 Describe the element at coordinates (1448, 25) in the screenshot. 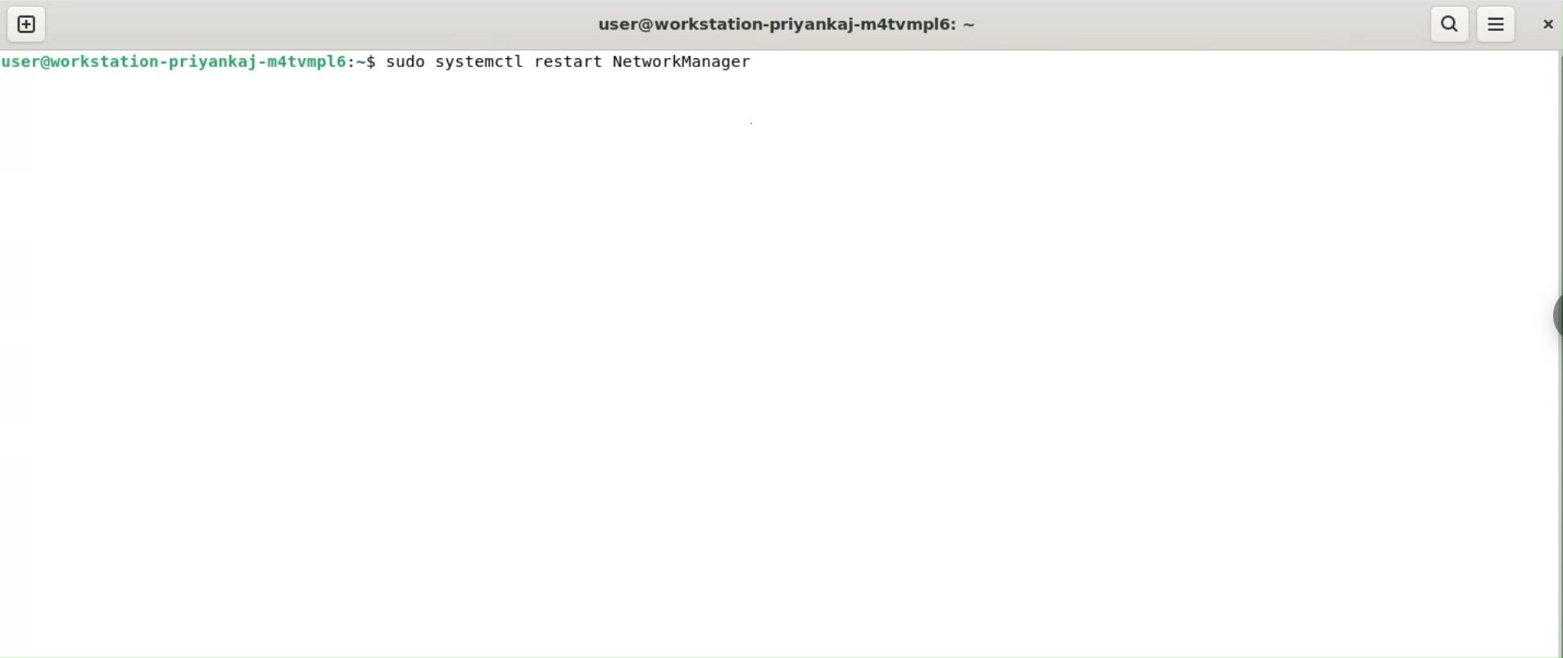

I see `search` at that location.